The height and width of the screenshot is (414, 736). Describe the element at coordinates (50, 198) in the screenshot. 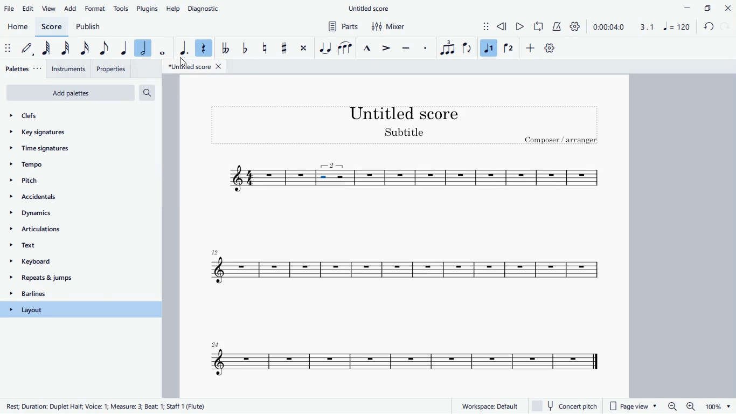

I see `accidentals` at that location.